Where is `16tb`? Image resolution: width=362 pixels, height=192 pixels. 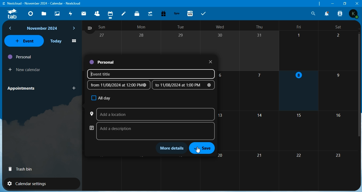 16tb is located at coordinates (192, 13).